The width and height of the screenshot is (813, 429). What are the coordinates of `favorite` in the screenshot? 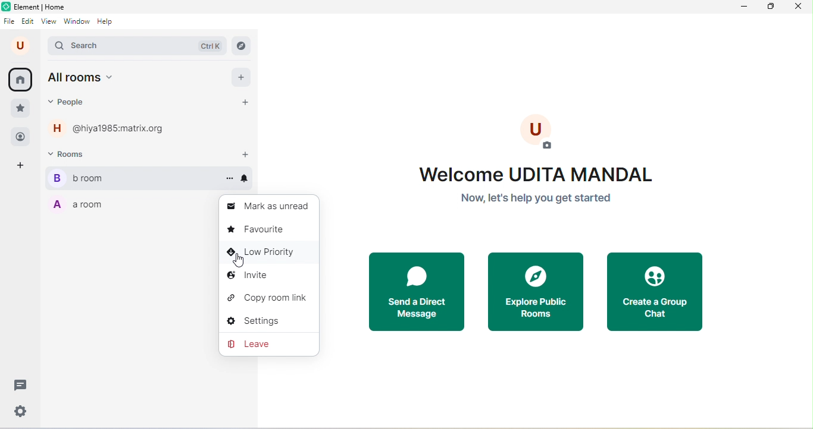 It's located at (259, 231).